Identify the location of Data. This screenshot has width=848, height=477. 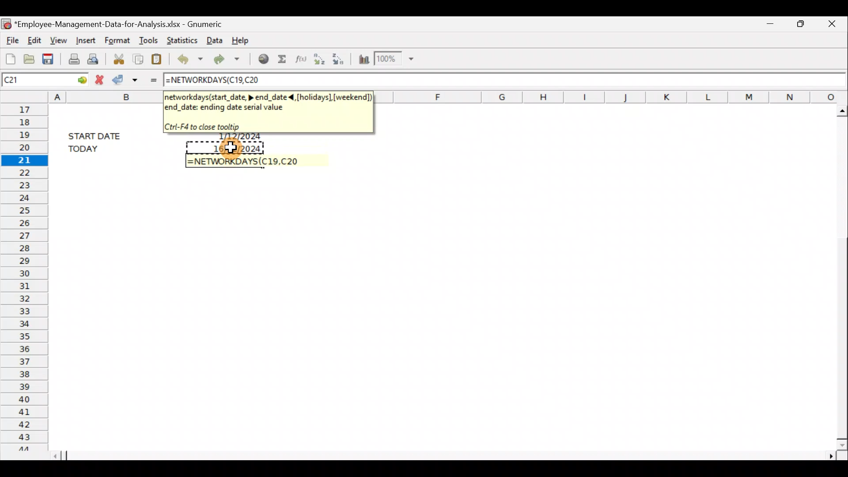
(214, 41).